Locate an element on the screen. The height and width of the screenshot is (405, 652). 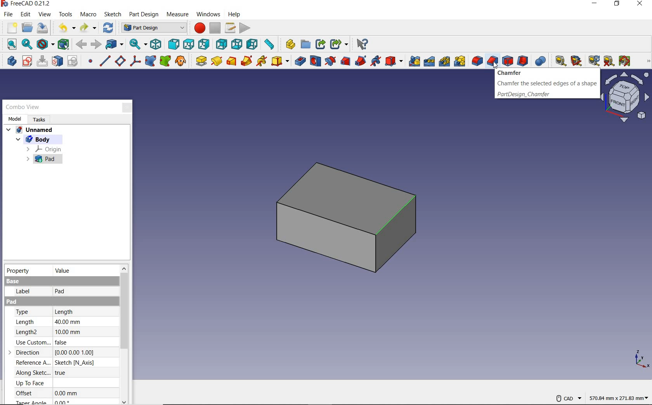
top is located at coordinates (188, 44).